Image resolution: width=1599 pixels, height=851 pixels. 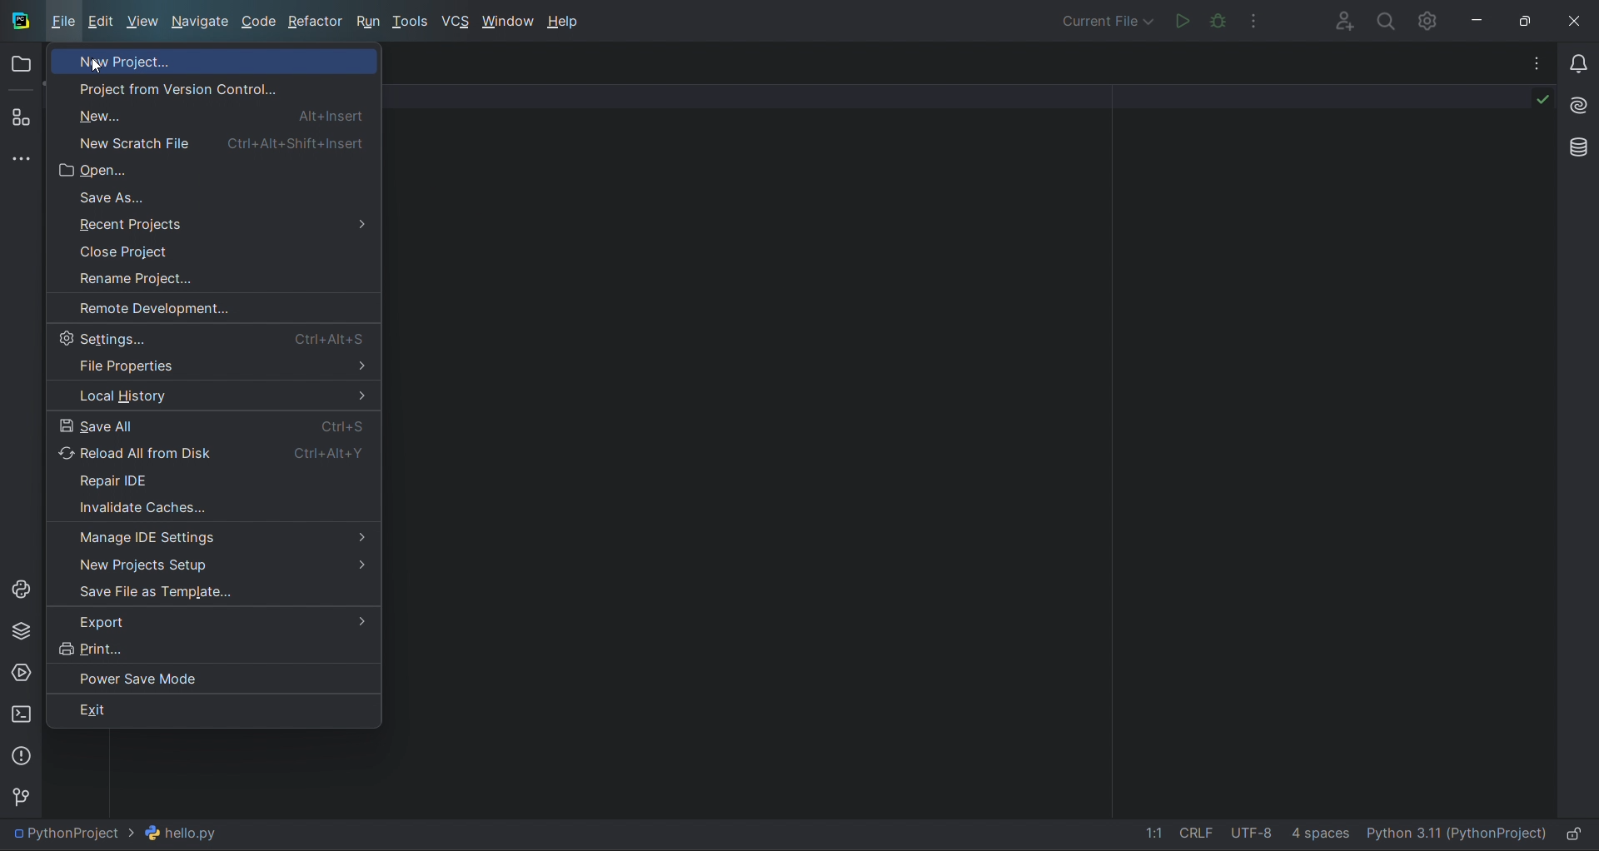 I want to click on ai assistant, so click(x=1576, y=101).